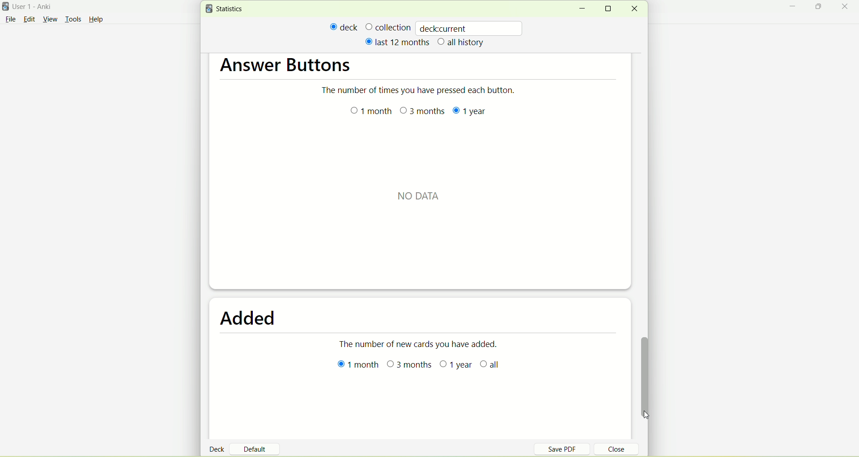 This screenshot has height=457, width=859. I want to click on  months, so click(420, 111).